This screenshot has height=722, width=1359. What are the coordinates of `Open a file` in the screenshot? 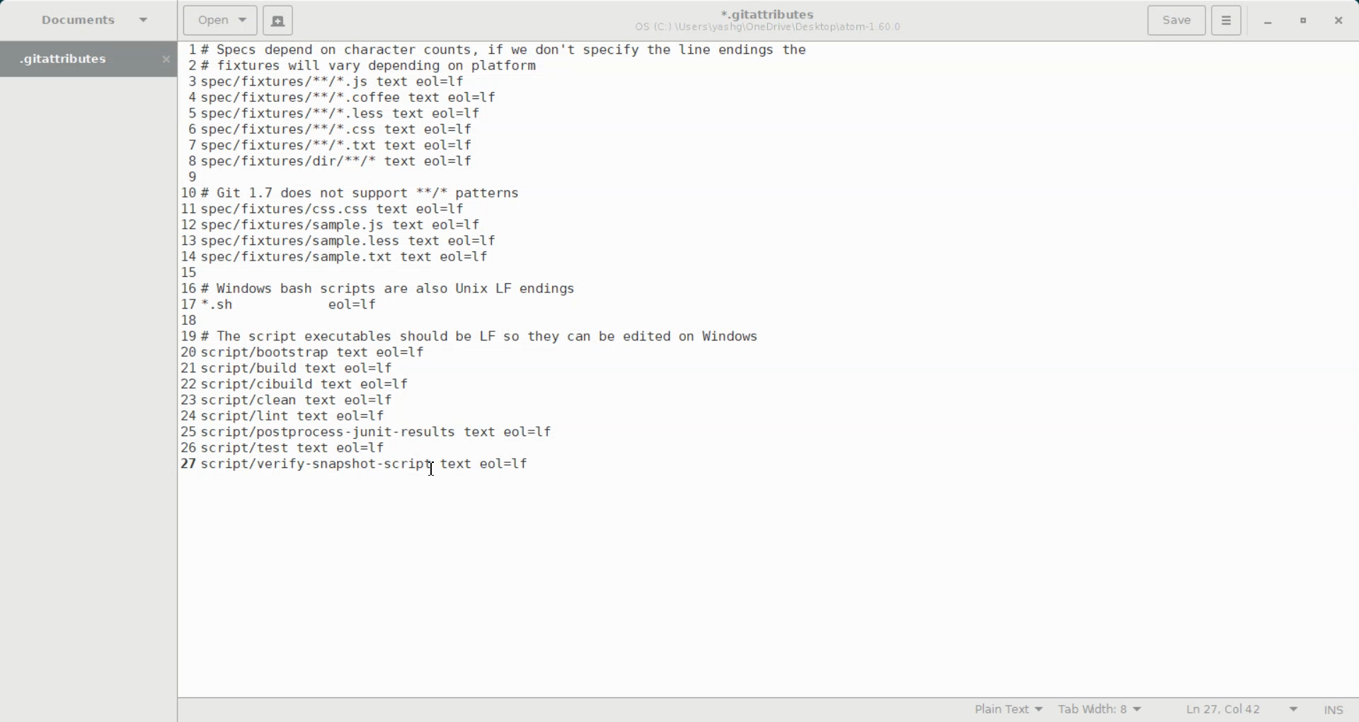 It's located at (220, 19).